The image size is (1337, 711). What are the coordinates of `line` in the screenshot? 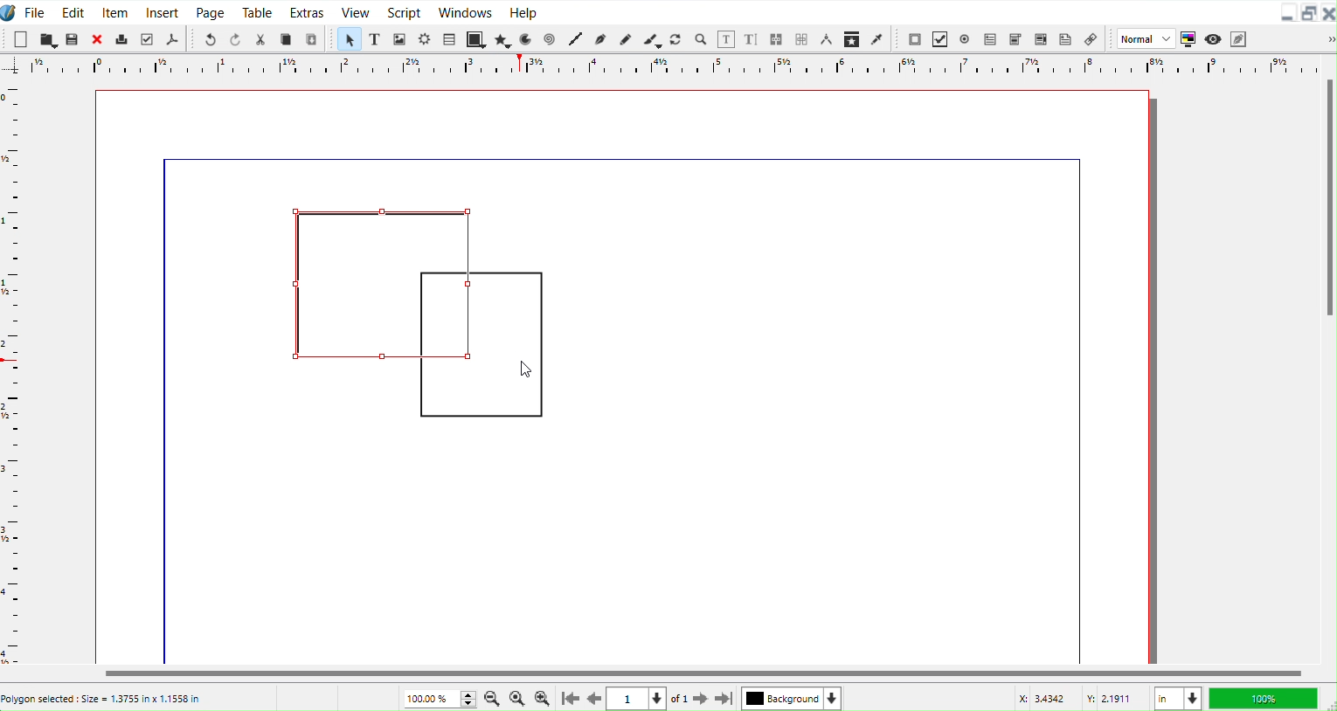 It's located at (1079, 417).